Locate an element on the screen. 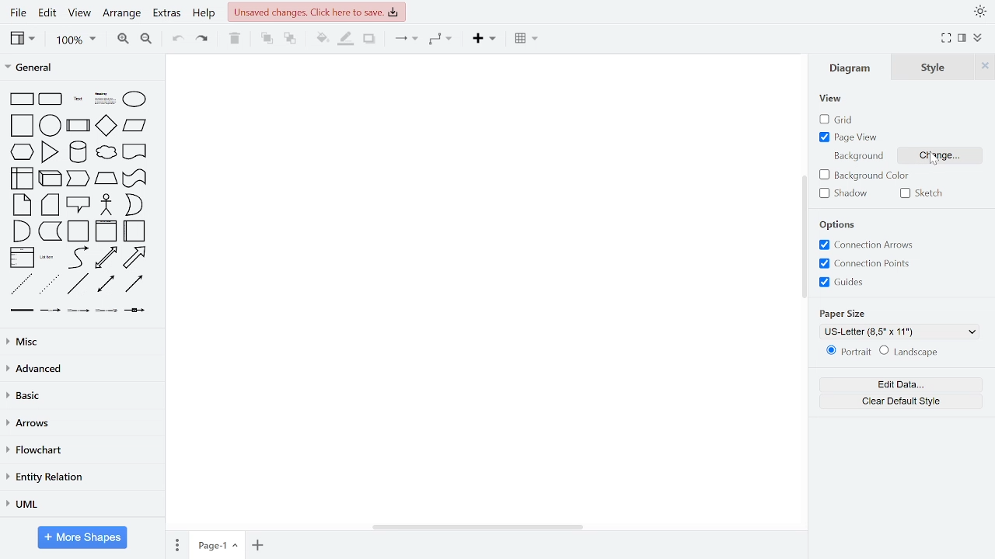 The width and height of the screenshot is (995, 559). advanced is located at coordinates (81, 368).